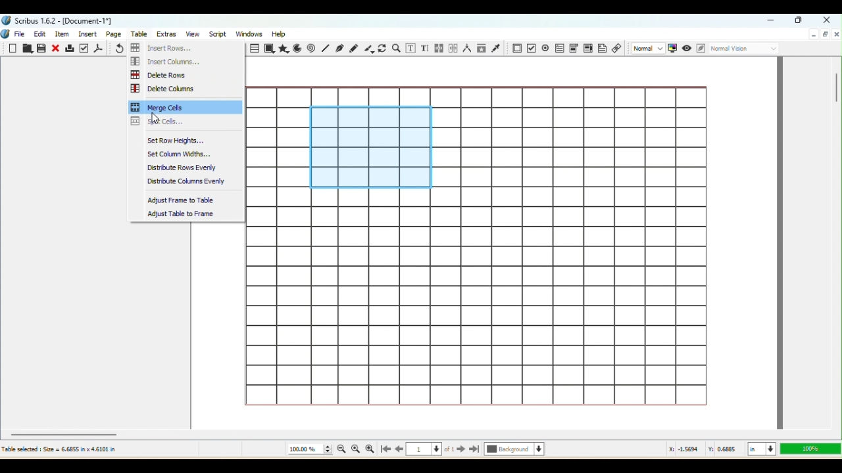  Describe the element at coordinates (382, 49) in the screenshot. I see `Rotate item` at that location.